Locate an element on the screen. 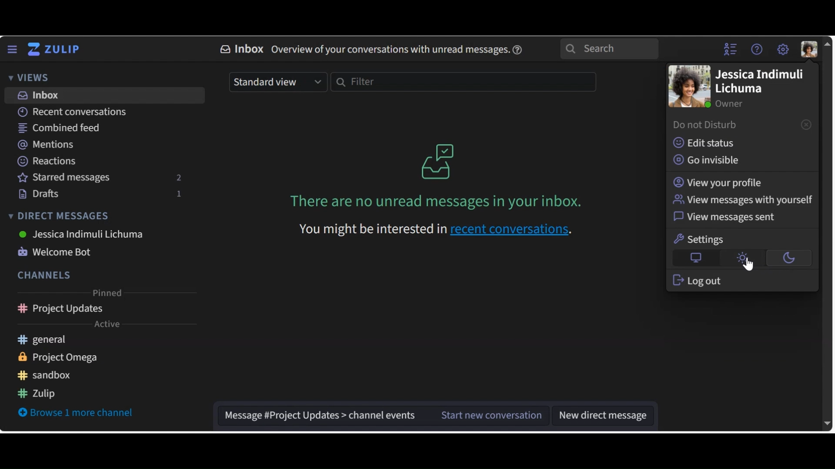 This screenshot has height=469, width=835. Hide user list is located at coordinates (731, 50).